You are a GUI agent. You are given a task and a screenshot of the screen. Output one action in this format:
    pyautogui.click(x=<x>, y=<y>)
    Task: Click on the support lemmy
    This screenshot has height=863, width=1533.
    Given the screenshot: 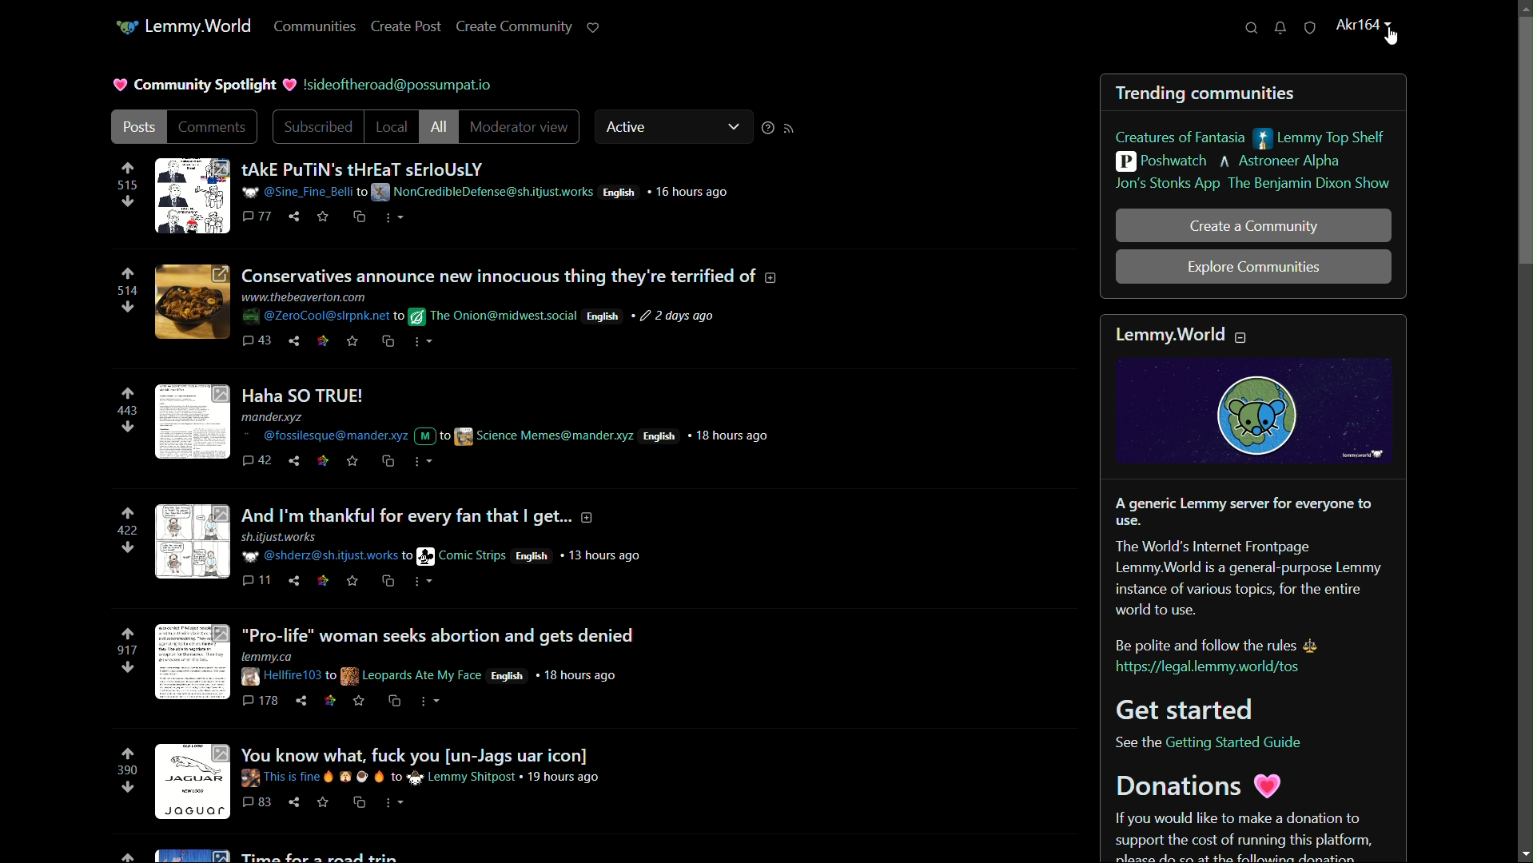 What is the action you would take?
    pyautogui.click(x=594, y=28)
    